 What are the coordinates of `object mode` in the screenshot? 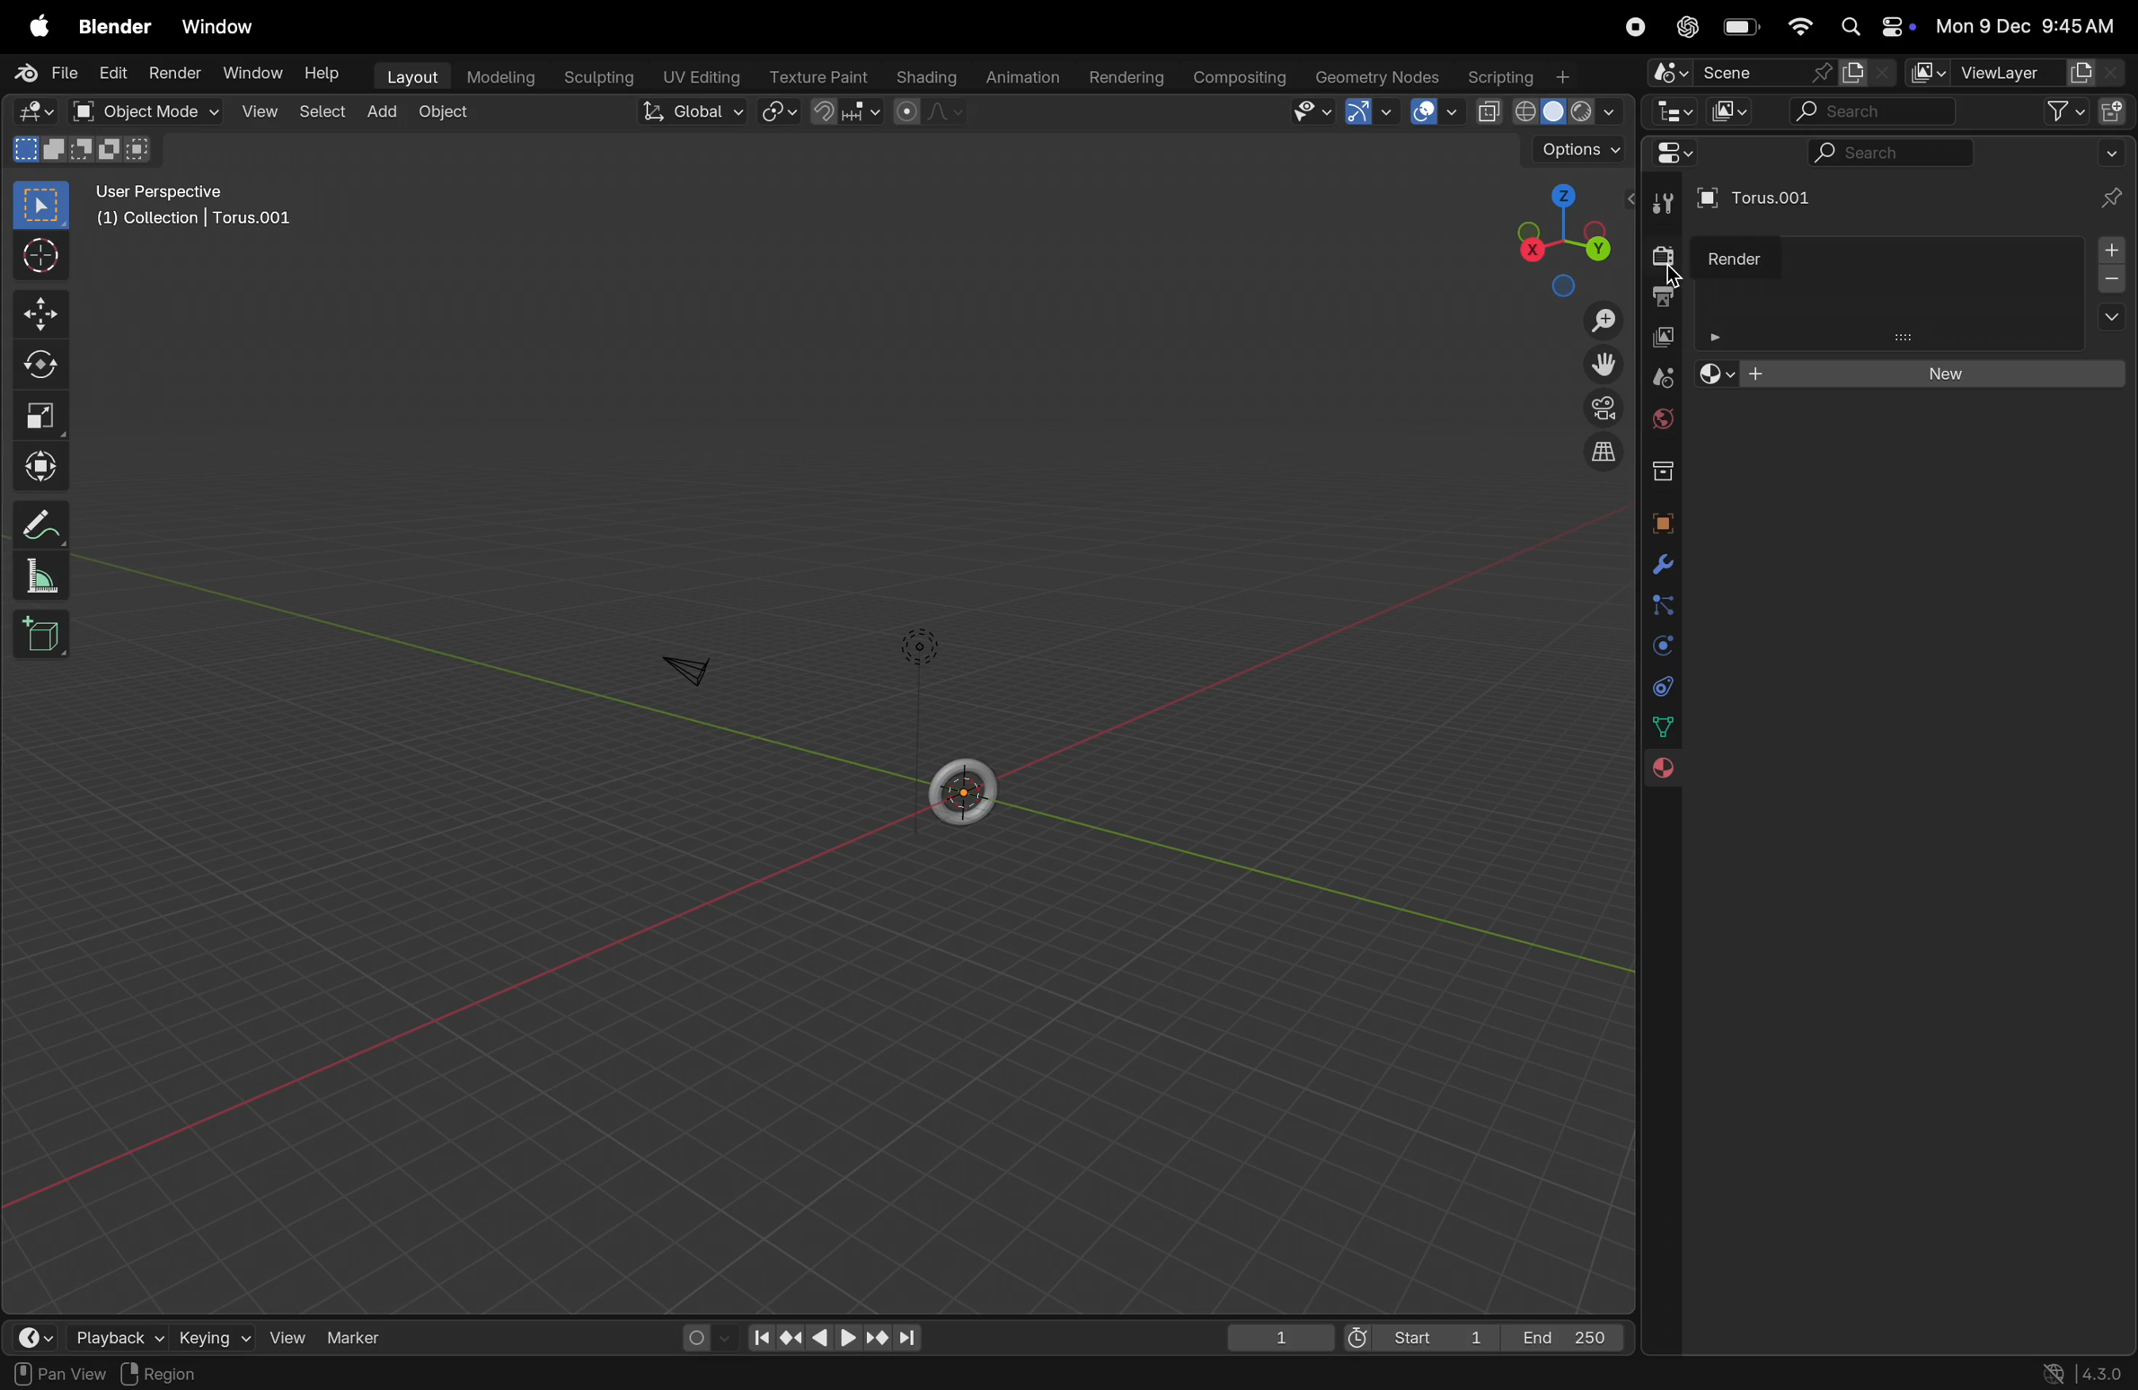 It's located at (147, 112).